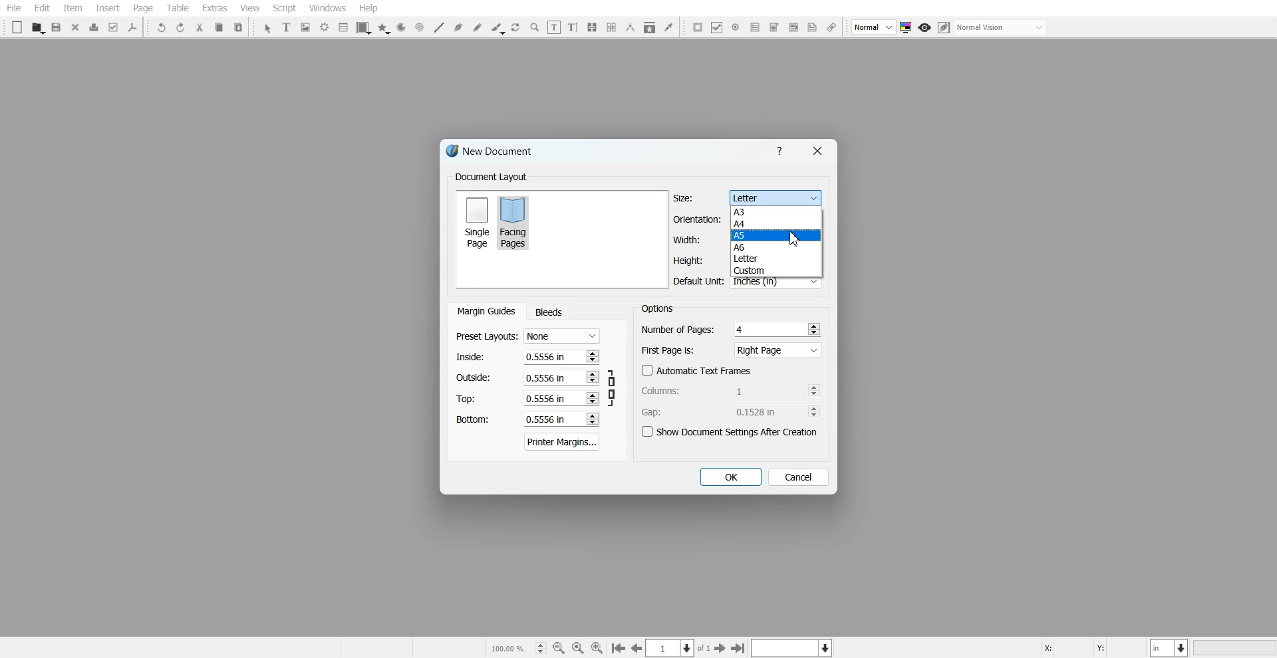  I want to click on A4, so click(776, 224).